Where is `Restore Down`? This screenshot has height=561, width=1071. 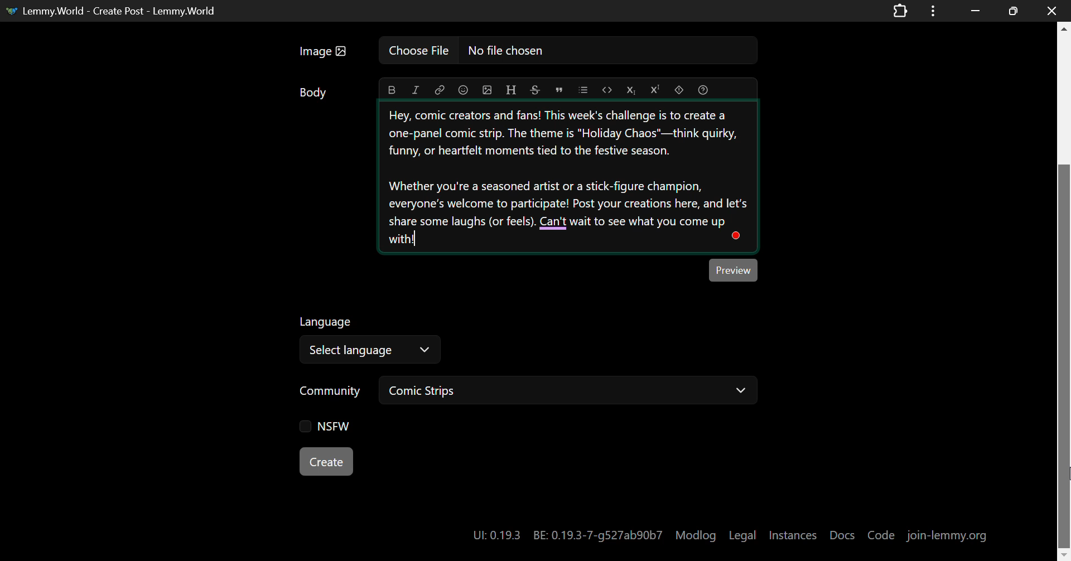 Restore Down is located at coordinates (975, 9).